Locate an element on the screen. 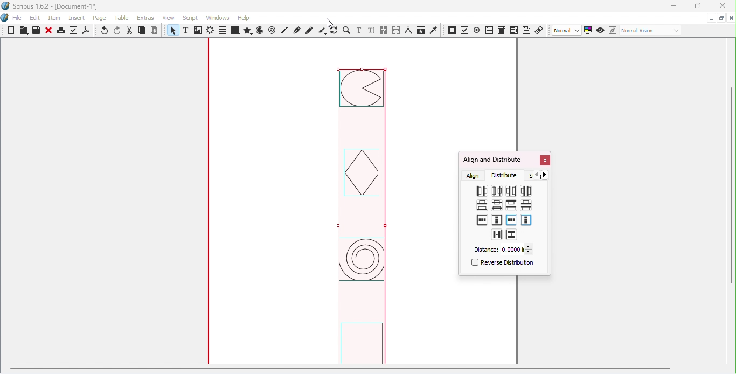  New is located at coordinates (11, 30).